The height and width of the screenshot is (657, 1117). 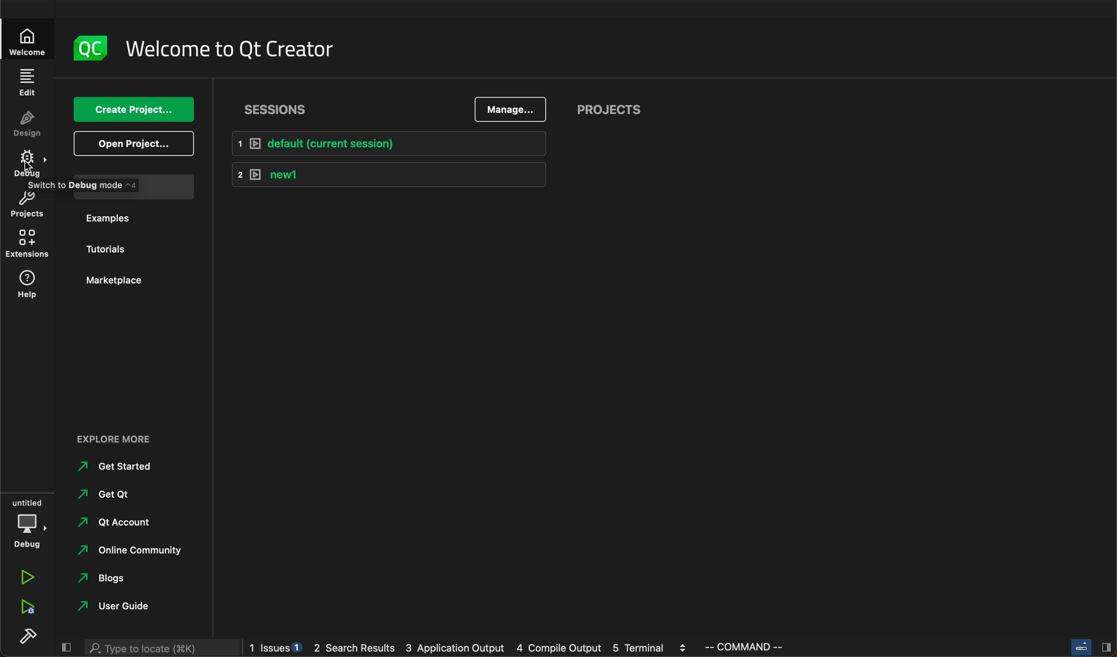 I want to click on tutorials, so click(x=116, y=250).